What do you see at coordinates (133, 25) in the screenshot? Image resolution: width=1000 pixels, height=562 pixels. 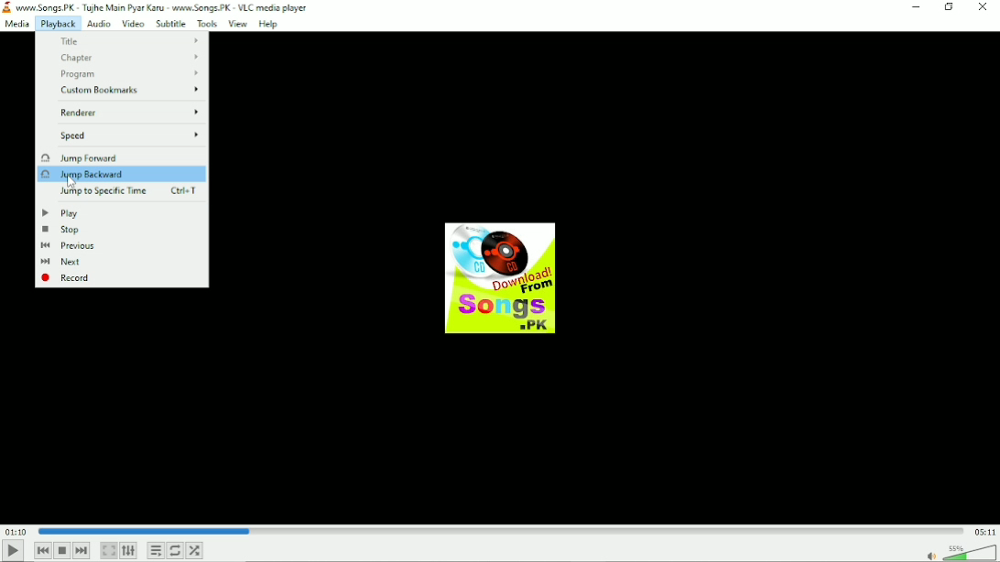 I see `Video` at bounding box center [133, 25].